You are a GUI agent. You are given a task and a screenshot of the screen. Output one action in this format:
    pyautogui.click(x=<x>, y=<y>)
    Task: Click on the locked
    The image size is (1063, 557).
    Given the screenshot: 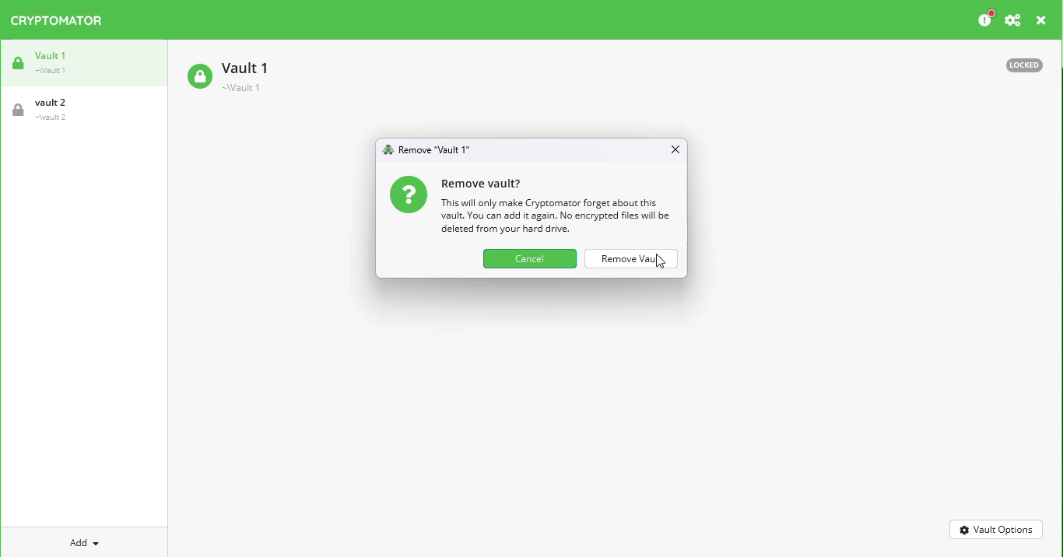 What is the action you would take?
    pyautogui.click(x=1024, y=65)
    